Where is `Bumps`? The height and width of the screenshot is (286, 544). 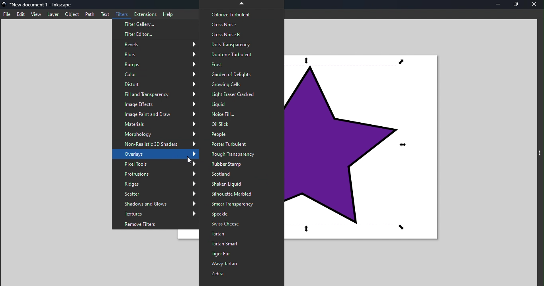 Bumps is located at coordinates (155, 64).